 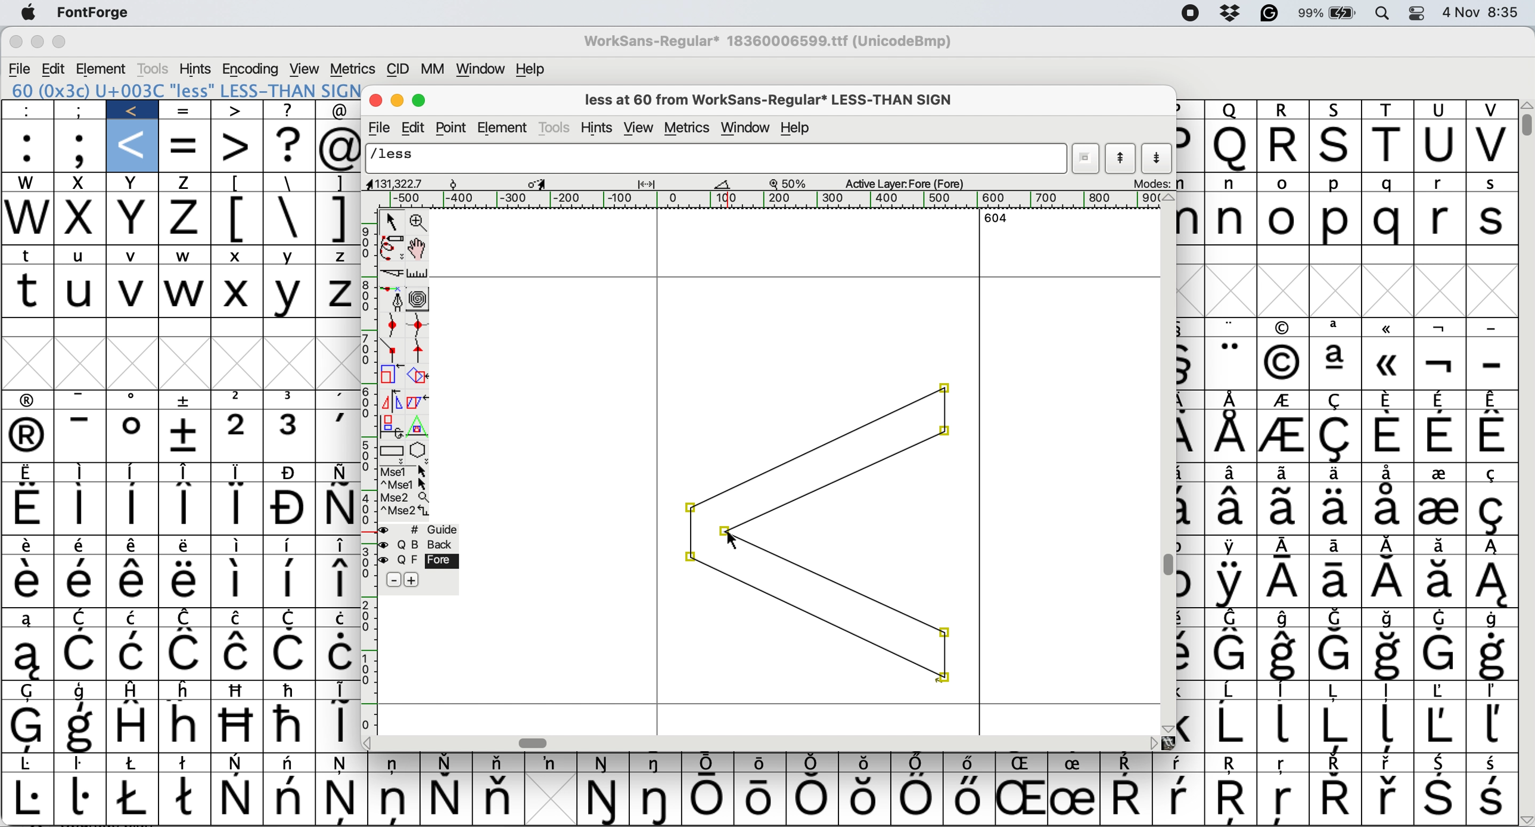 I want to click on Symbol, so click(x=290, y=580).